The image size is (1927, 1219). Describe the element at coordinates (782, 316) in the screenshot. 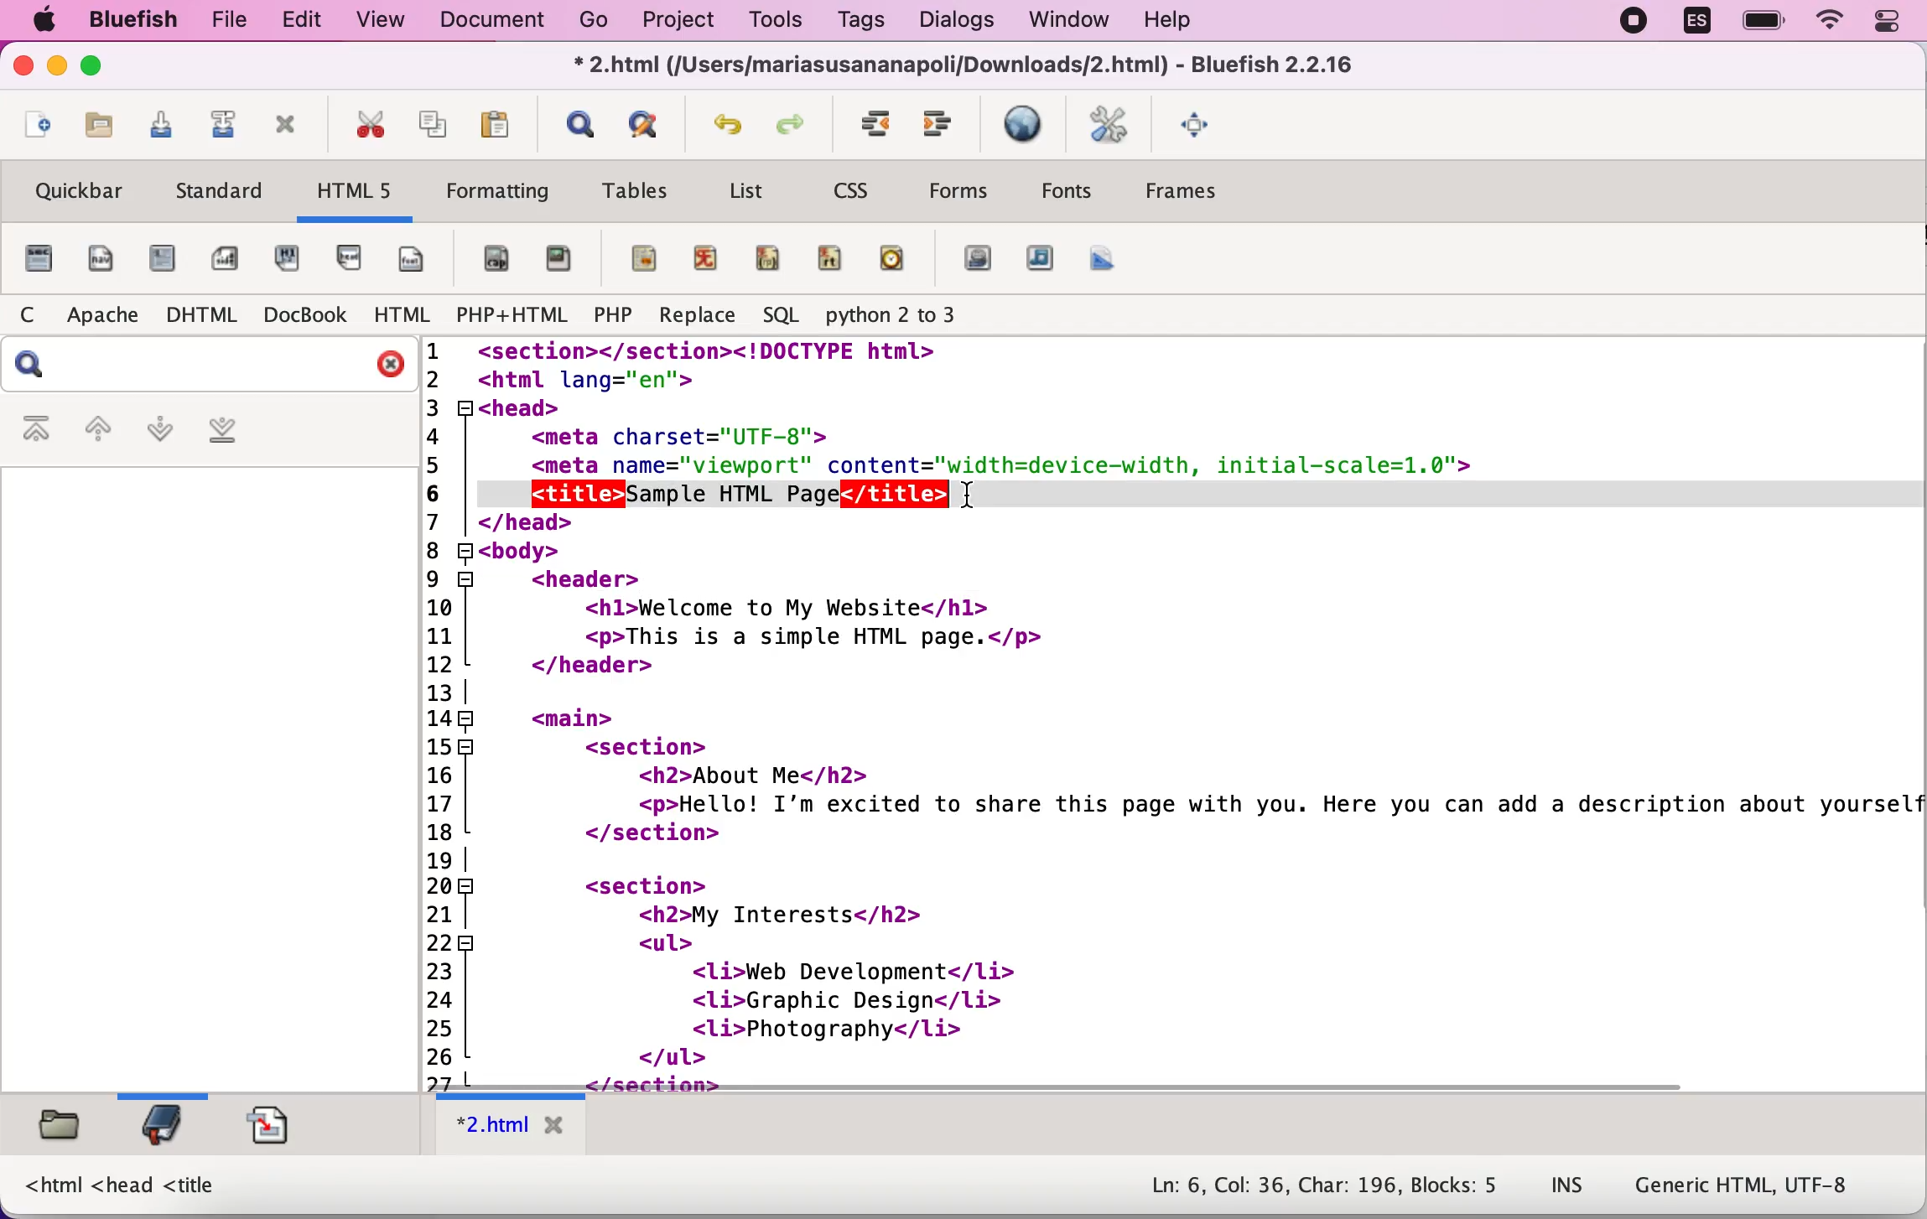

I see `sql` at that location.